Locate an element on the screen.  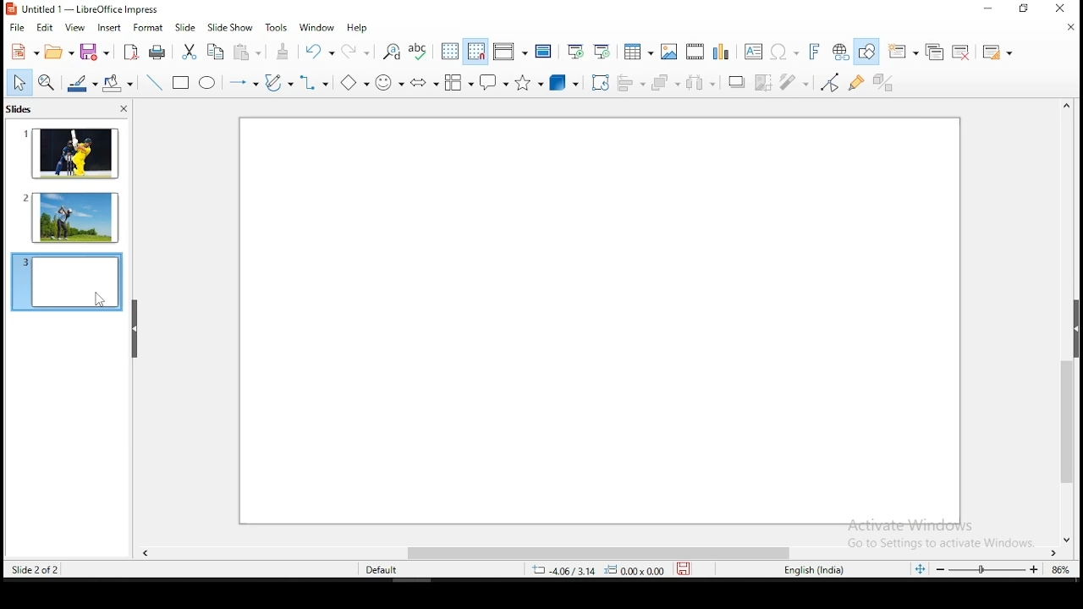
slide is located at coordinates (599, 321).